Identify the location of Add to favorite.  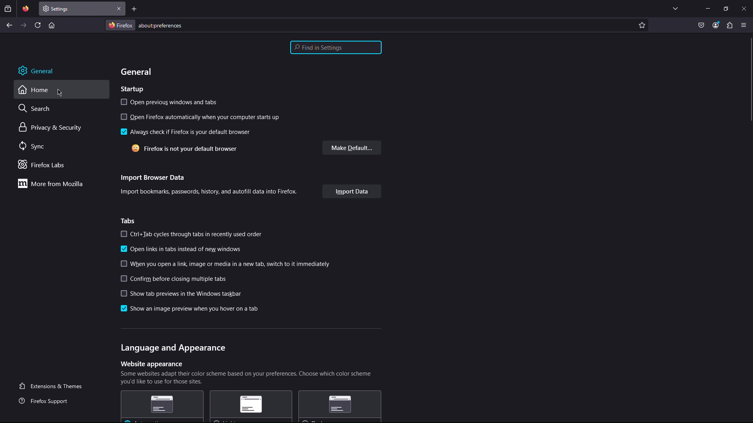
(642, 25).